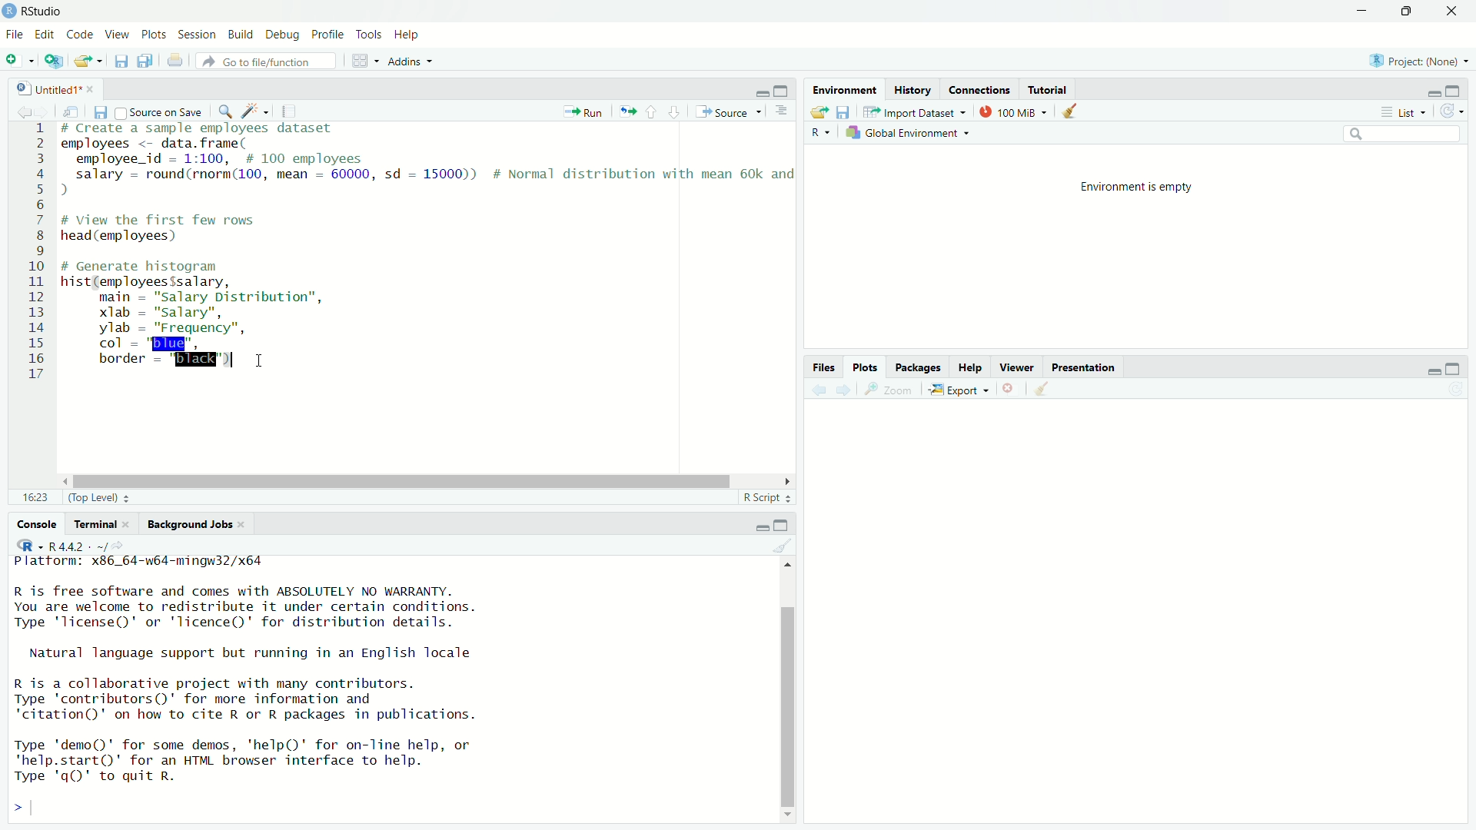 The height and width of the screenshot is (830, 1476). I want to click on clean, so click(783, 545).